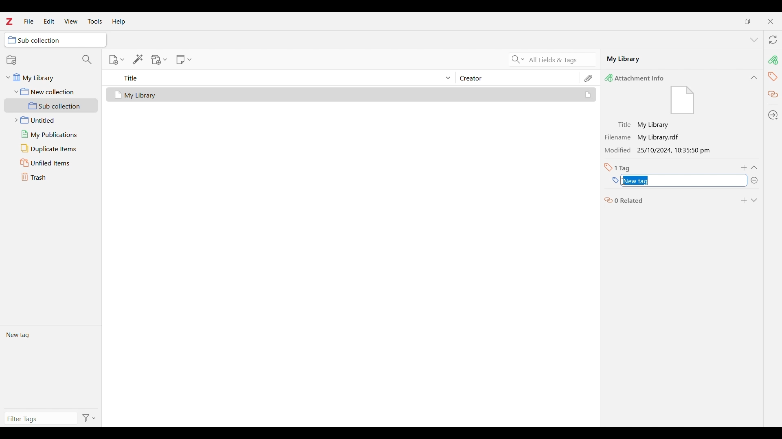 The width and height of the screenshot is (782, 439). I want to click on Edit menu, so click(49, 21).